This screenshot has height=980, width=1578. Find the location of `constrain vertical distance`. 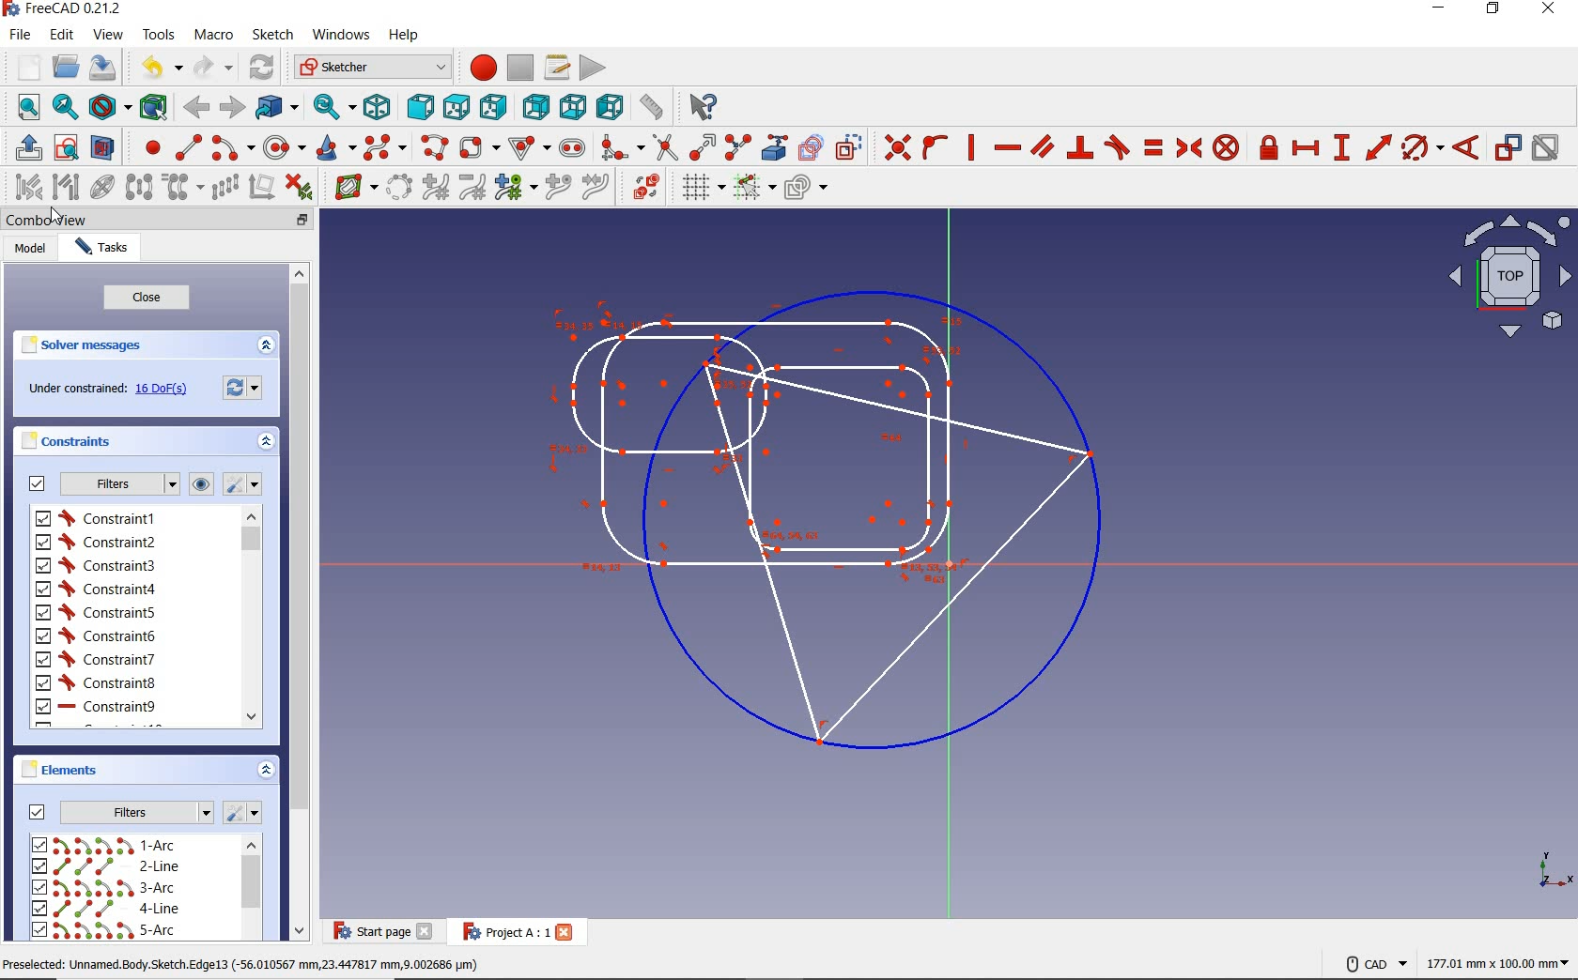

constrain vertical distance is located at coordinates (1340, 150).